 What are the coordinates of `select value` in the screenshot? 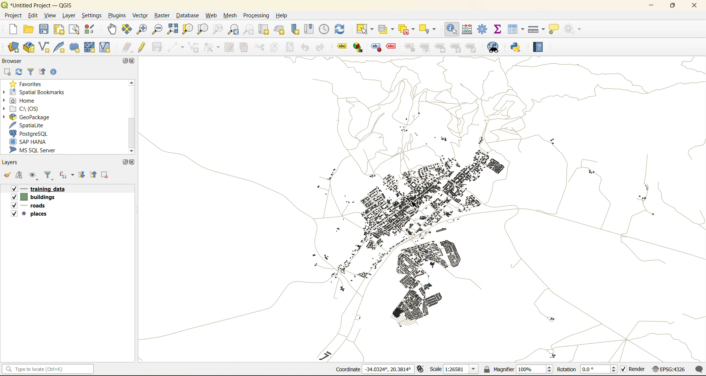 It's located at (388, 30).